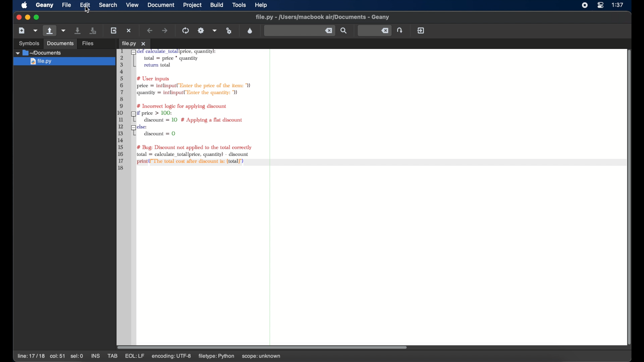 The image size is (644, 362). I want to click on file.py, so click(64, 62).